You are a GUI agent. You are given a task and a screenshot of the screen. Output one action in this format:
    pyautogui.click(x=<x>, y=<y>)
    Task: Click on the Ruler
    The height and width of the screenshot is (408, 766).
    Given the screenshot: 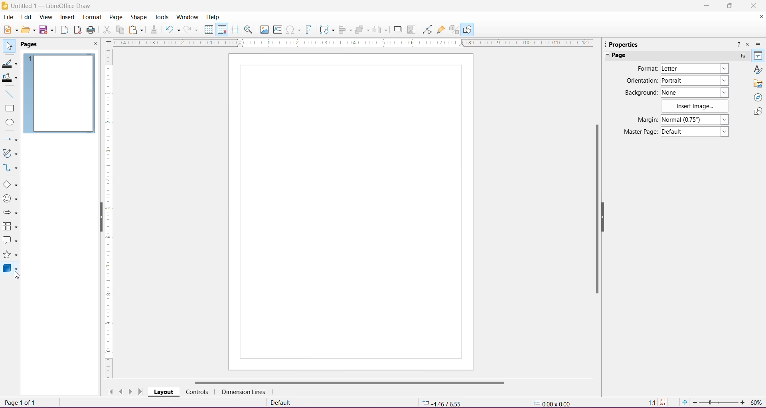 What is the action you would take?
    pyautogui.click(x=108, y=214)
    